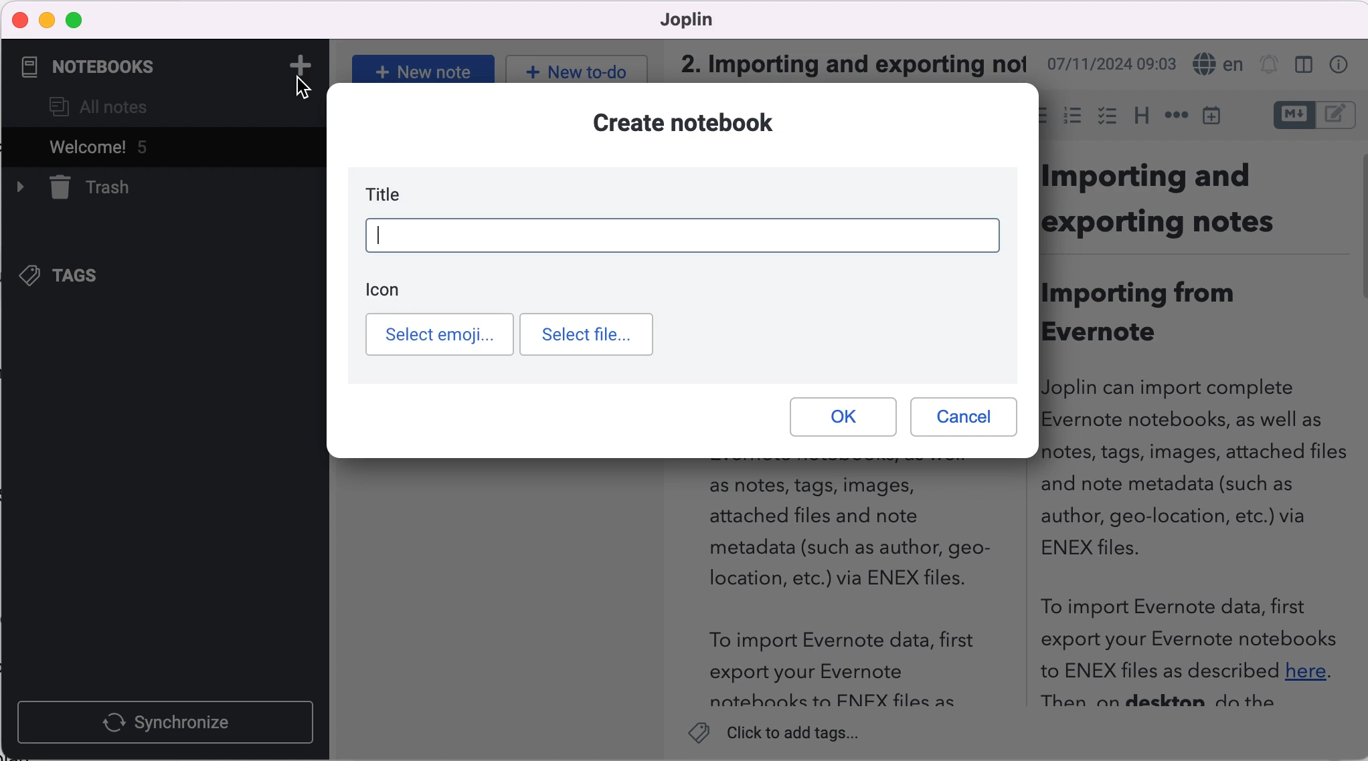  Describe the element at coordinates (120, 150) in the screenshot. I see `welcome! 5` at that location.